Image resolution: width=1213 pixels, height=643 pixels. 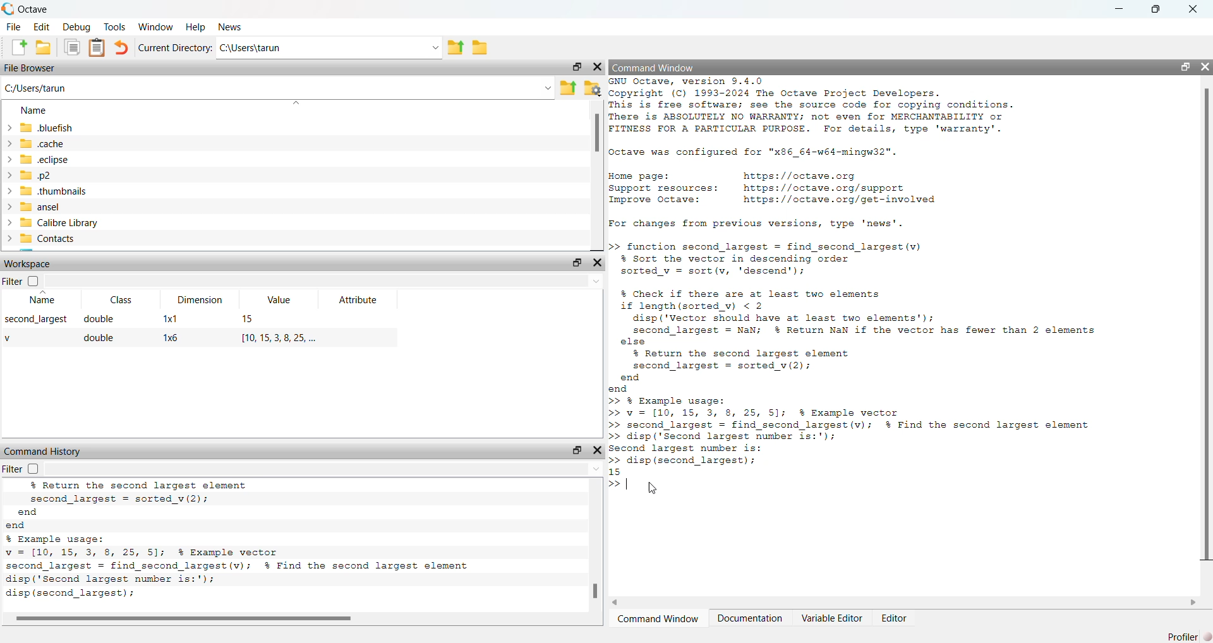 What do you see at coordinates (14, 48) in the screenshot?
I see `new script` at bounding box center [14, 48].